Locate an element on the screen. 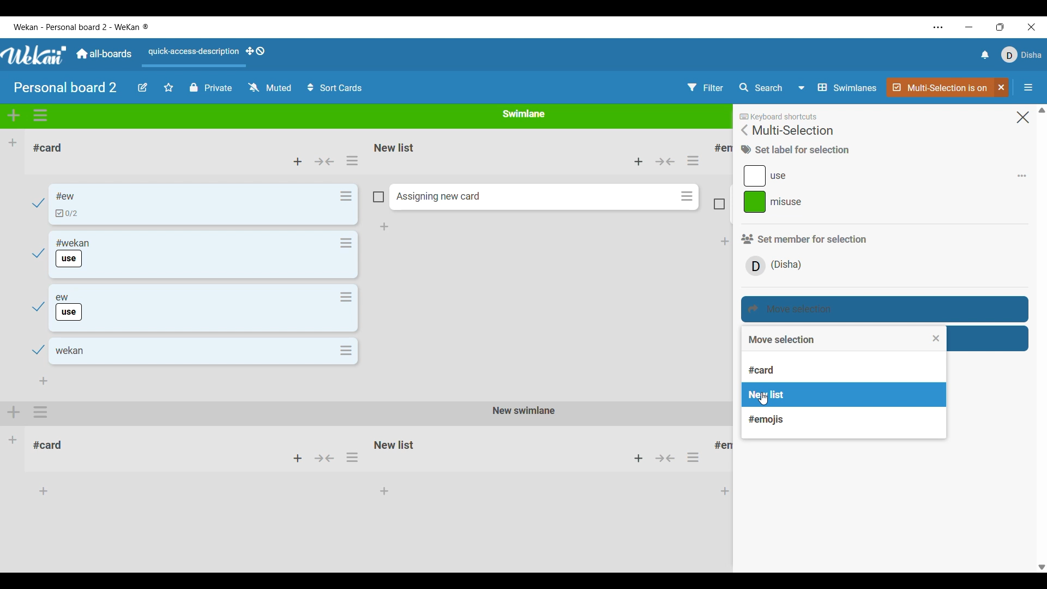 Image resolution: width=1047 pixels, height=589 pixels. Search is located at coordinates (764, 87).